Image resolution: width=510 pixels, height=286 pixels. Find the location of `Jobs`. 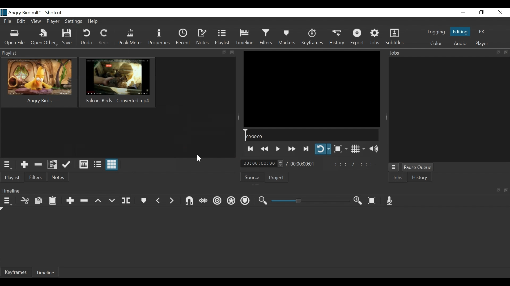

Jobs is located at coordinates (375, 38).